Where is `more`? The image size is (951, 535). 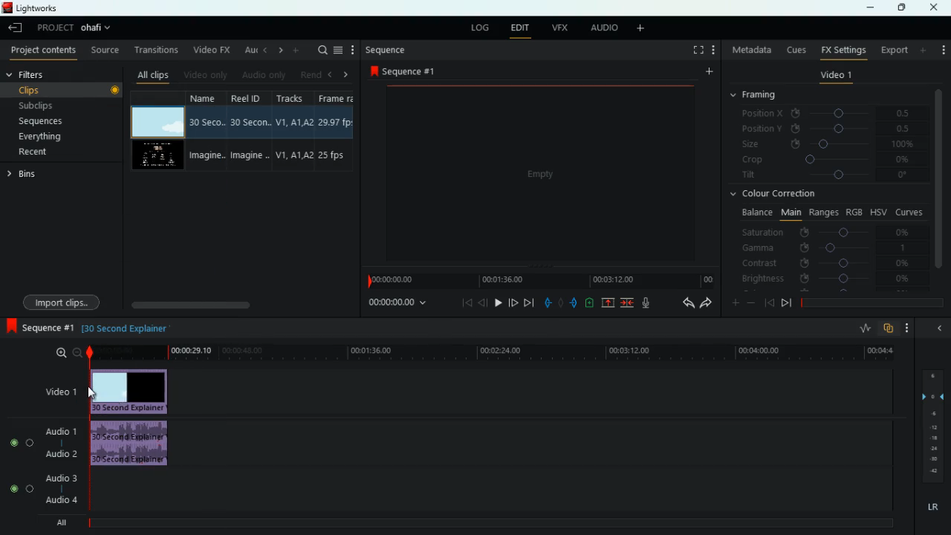
more is located at coordinates (713, 50).